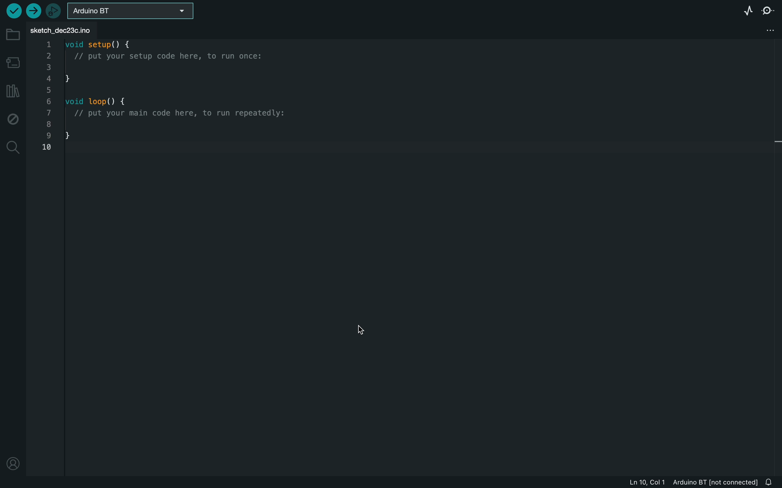 The width and height of the screenshot is (782, 488). I want to click on profile, so click(15, 463).